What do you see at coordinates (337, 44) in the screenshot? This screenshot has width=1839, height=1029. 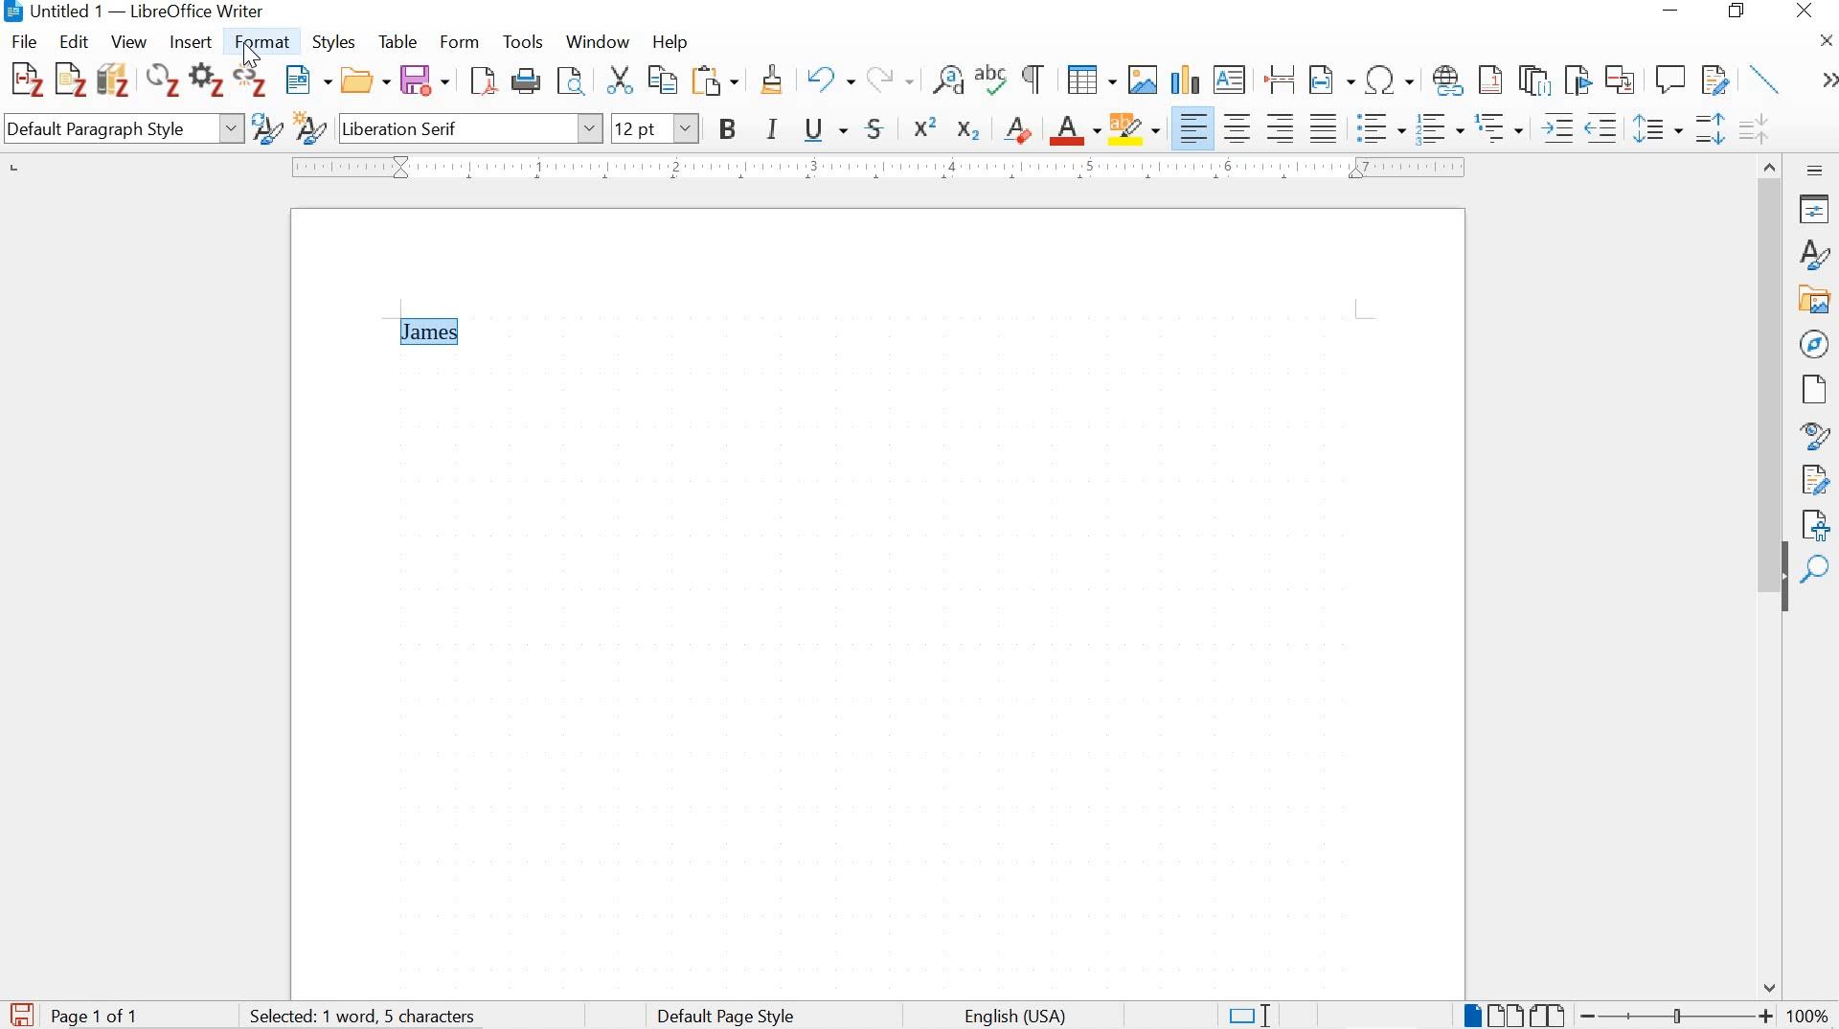 I see `styles` at bounding box center [337, 44].